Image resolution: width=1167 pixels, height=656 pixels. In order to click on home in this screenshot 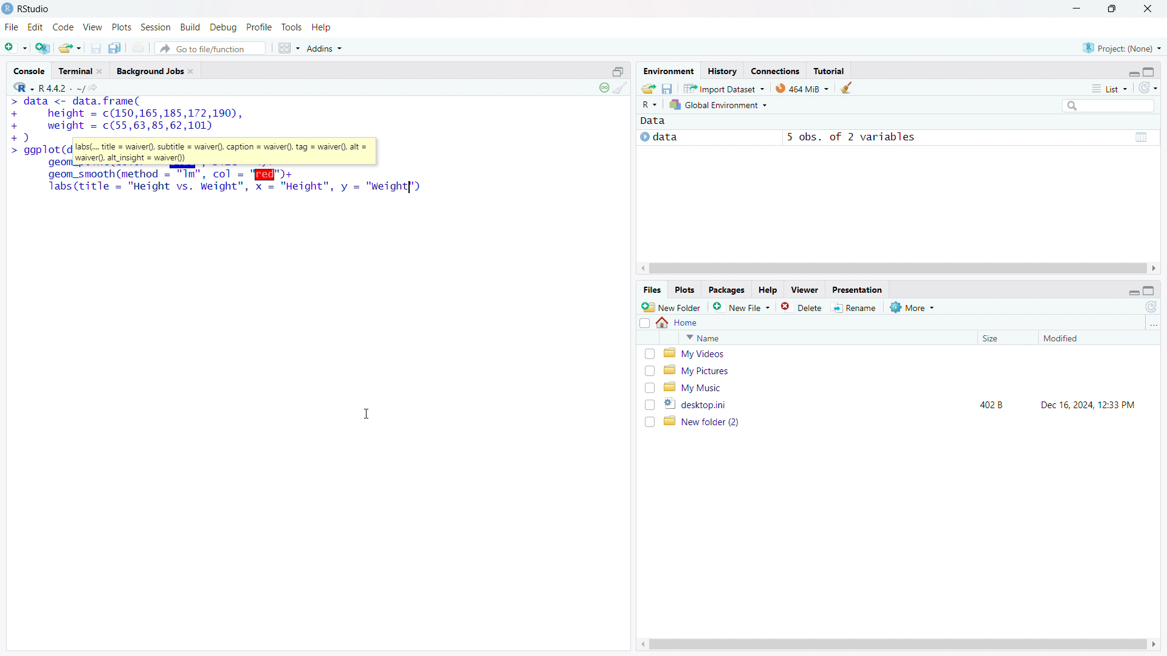, I will do `click(678, 323)`.